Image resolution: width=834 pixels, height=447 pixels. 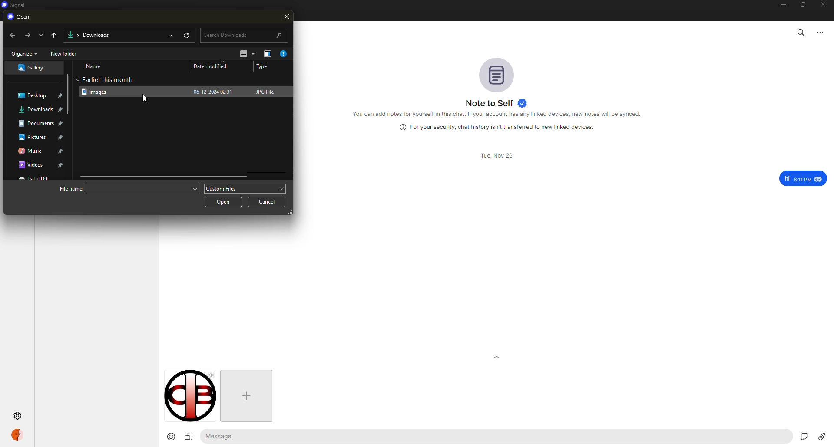 I want to click on profile pic, so click(x=496, y=74).